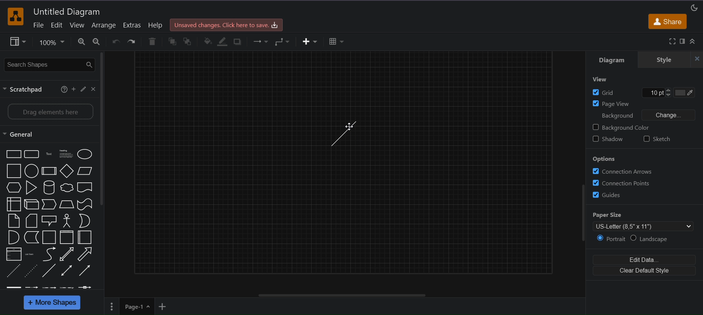  Describe the element at coordinates (645, 259) in the screenshot. I see `edit data` at that location.